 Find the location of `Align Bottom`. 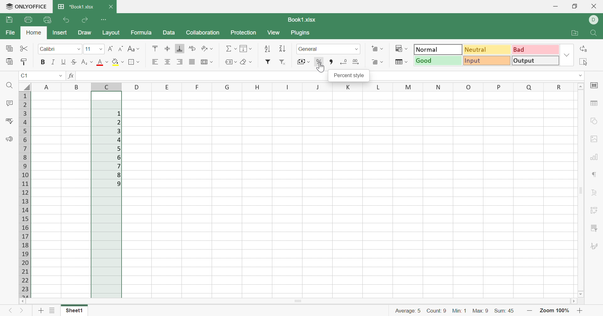

Align Bottom is located at coordinates (180, 48).